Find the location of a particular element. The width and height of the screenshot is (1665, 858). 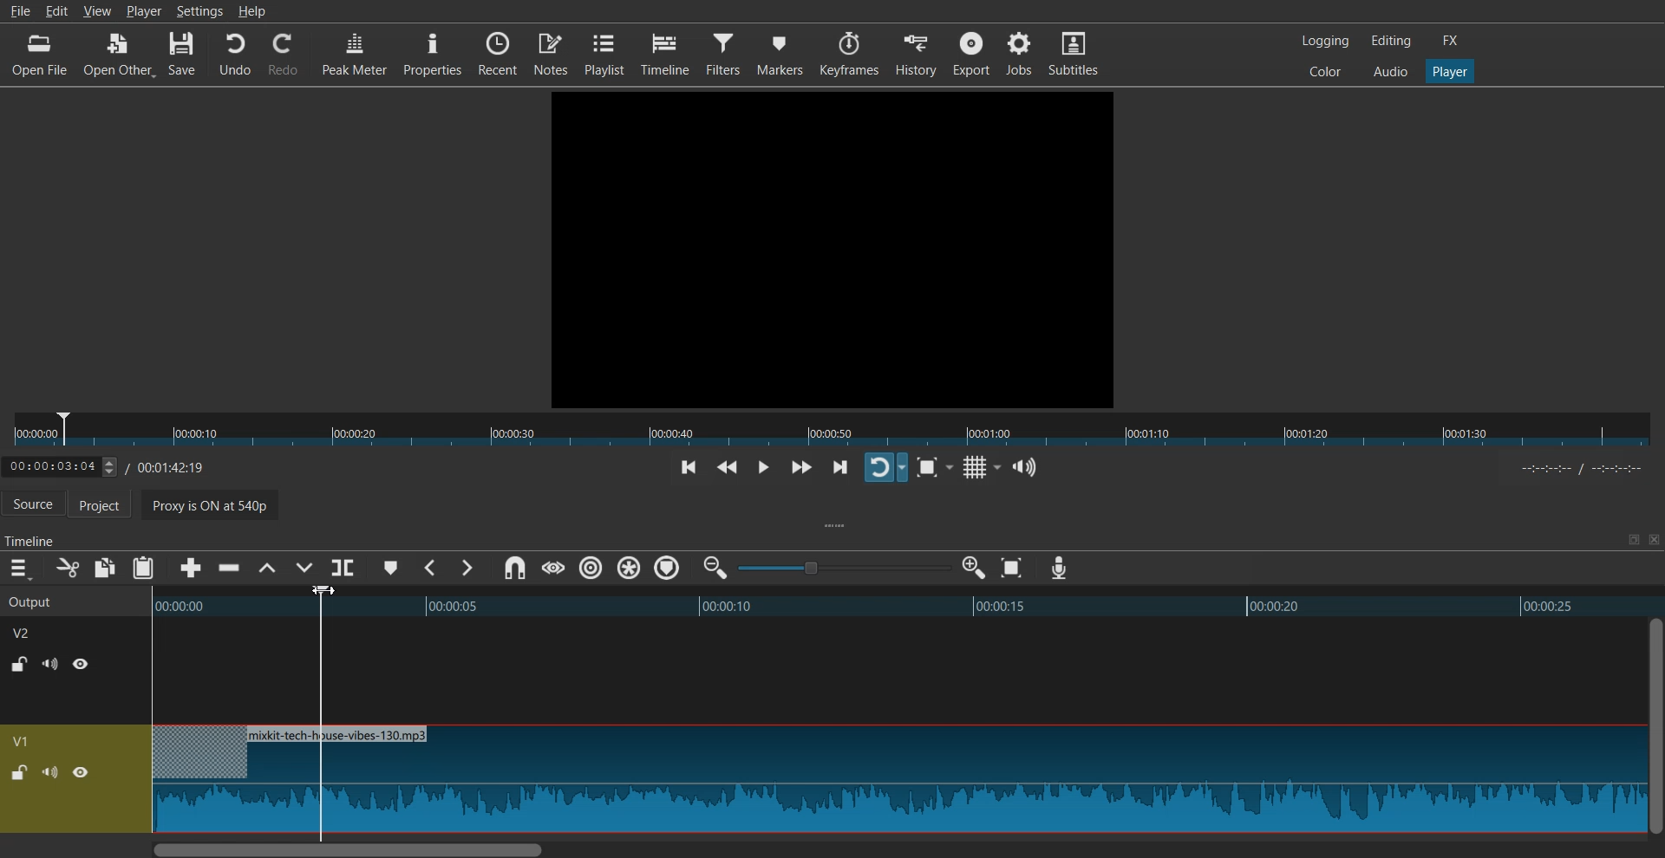

Split at playhead is located at coordinates (343, 567).